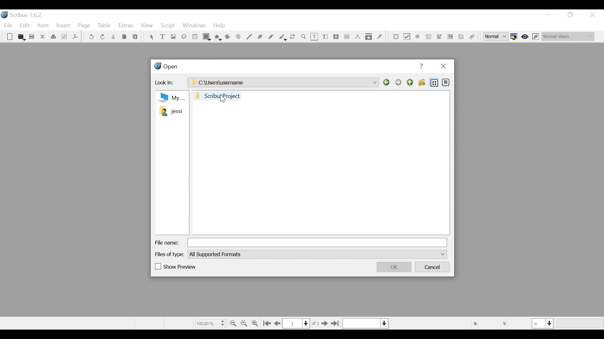  I want to click on Cop, so click(124, 37).